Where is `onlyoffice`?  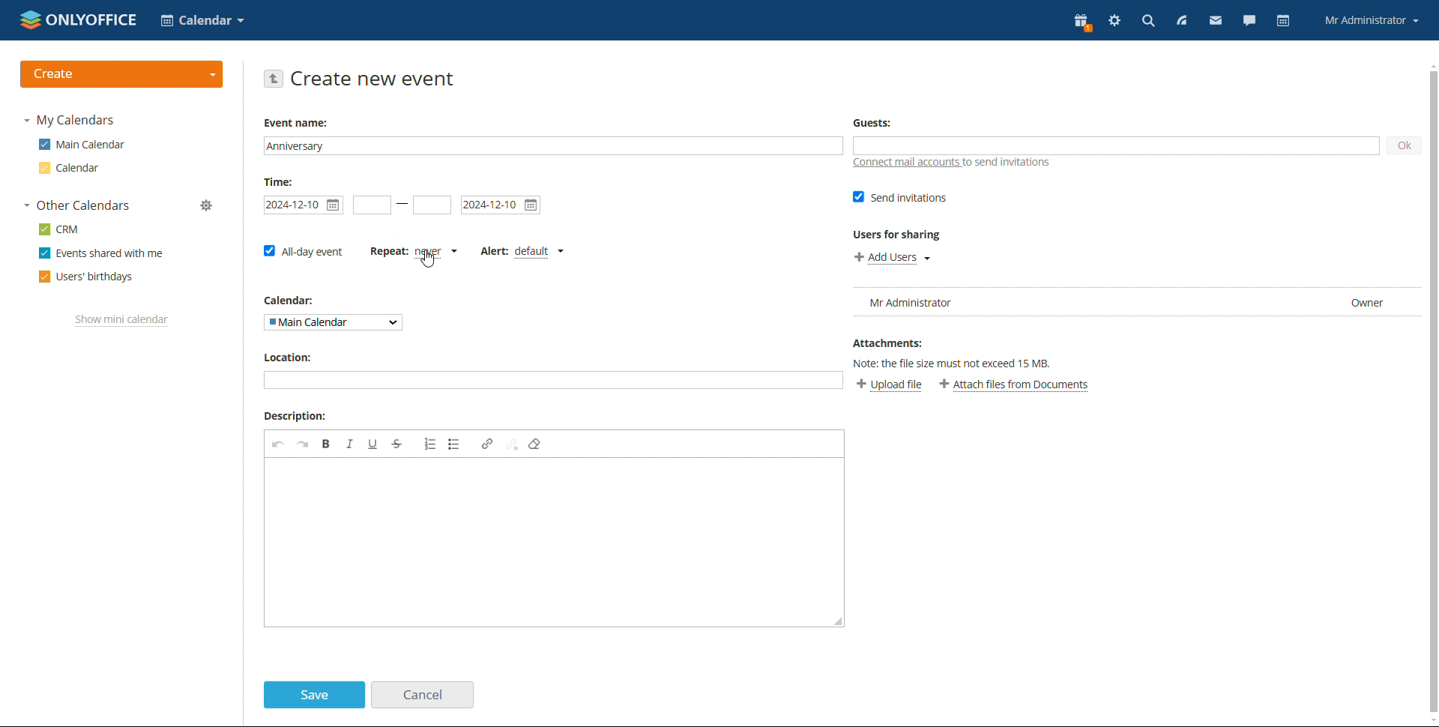 onlyoffice is located at coordinates (94, 21).